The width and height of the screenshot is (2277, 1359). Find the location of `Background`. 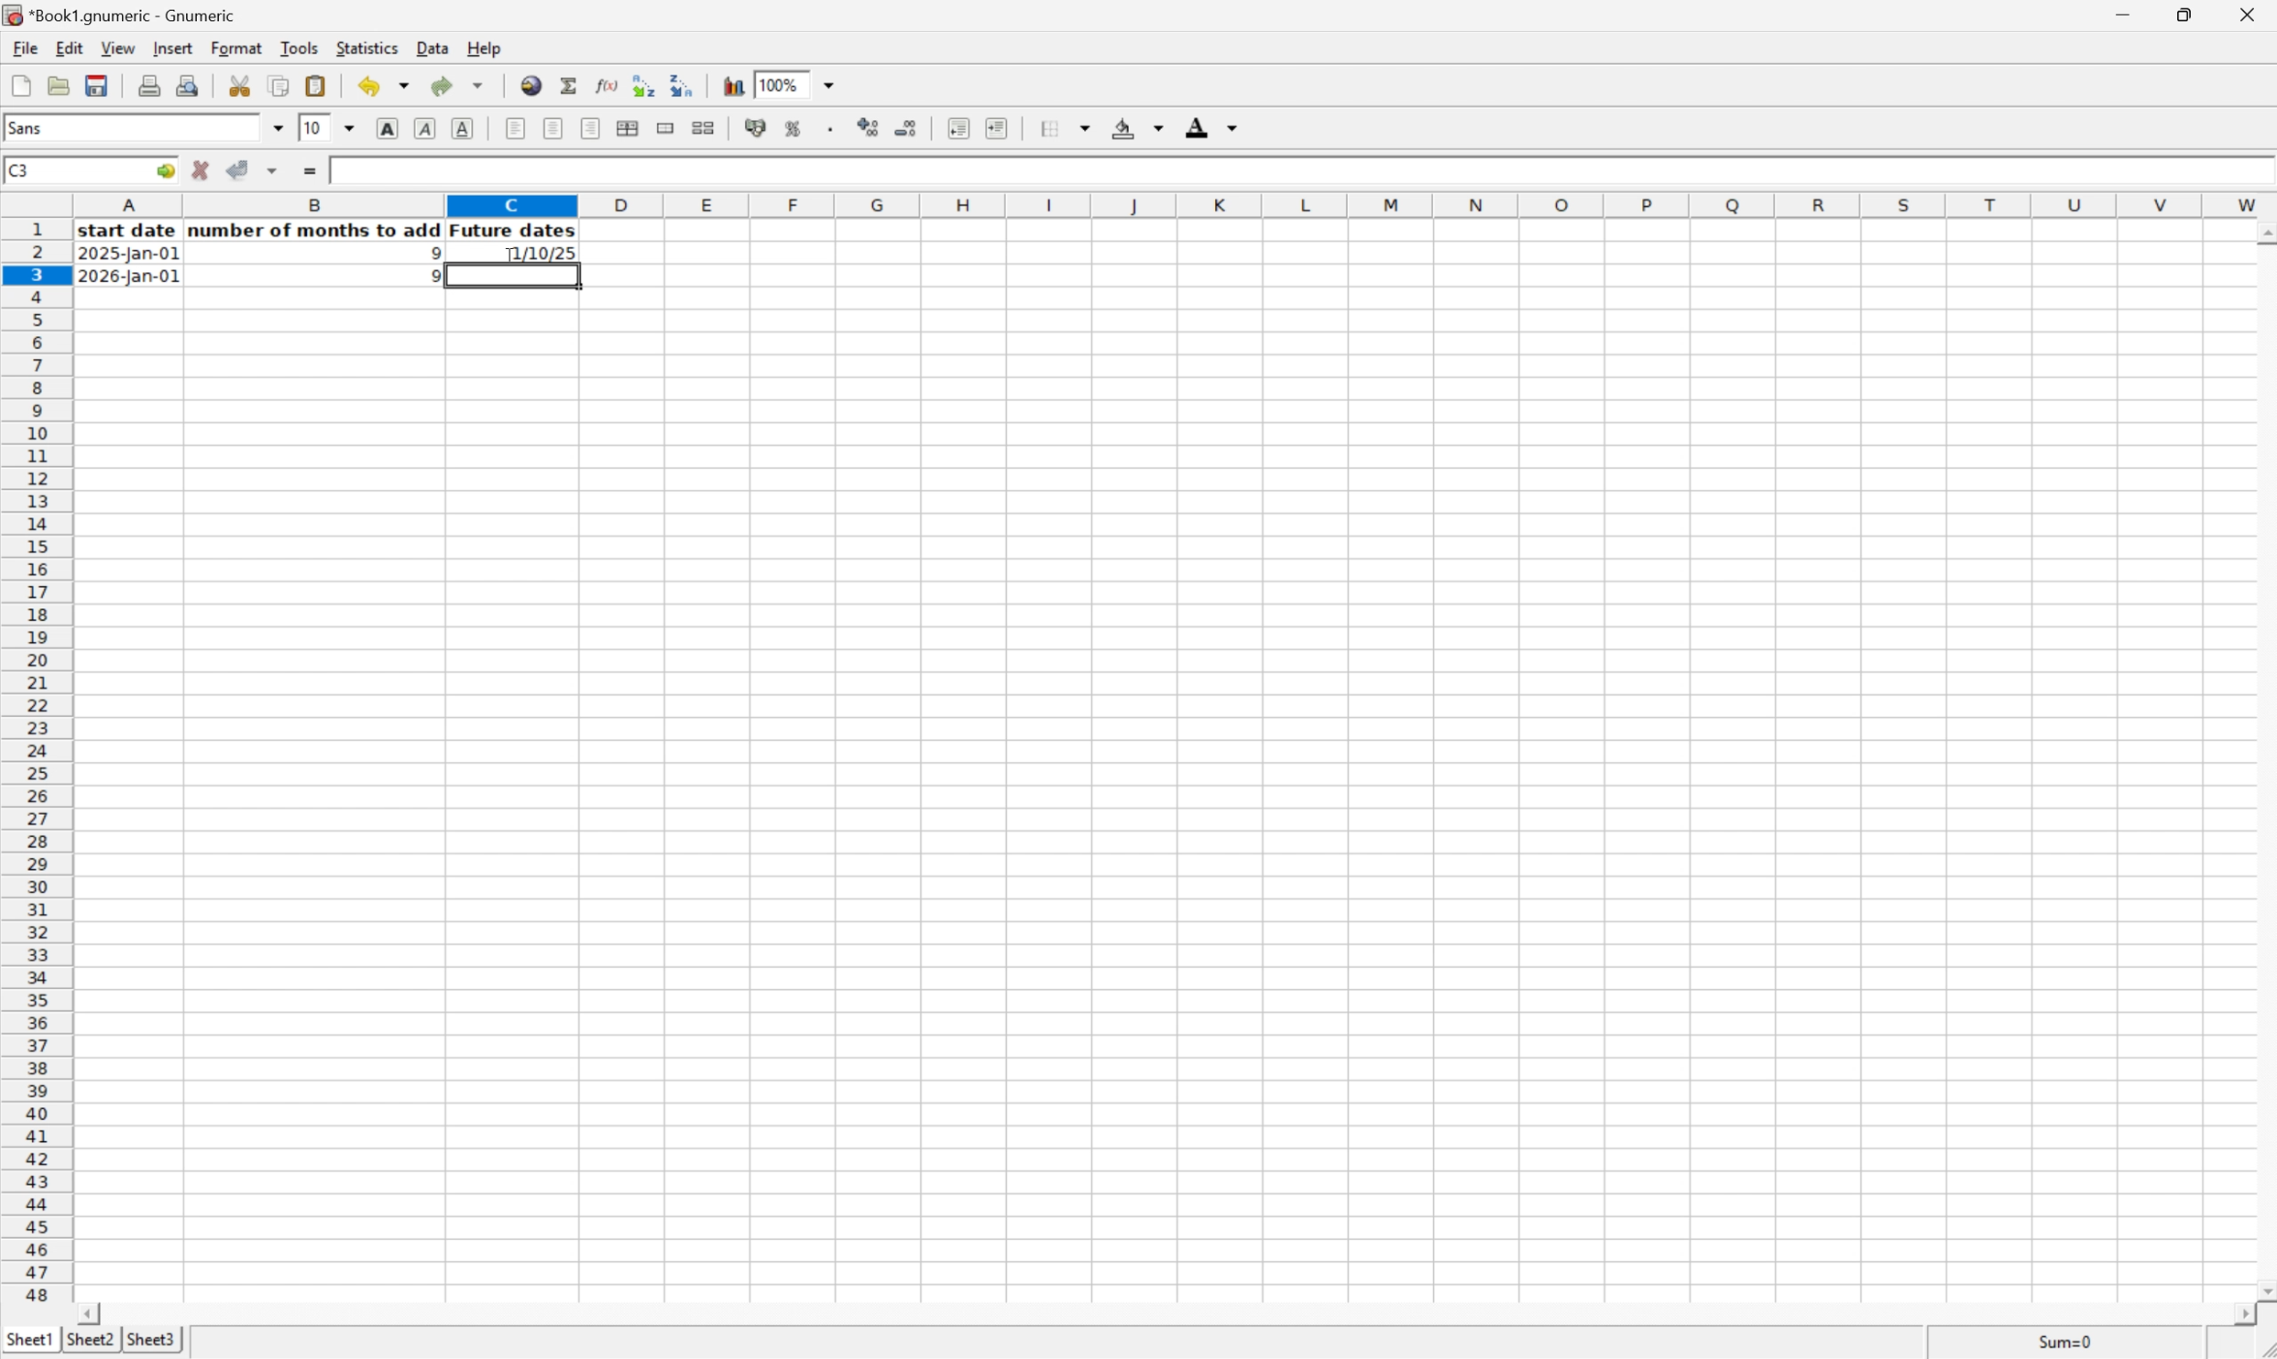

Background is located at coordinates (1137, 127).